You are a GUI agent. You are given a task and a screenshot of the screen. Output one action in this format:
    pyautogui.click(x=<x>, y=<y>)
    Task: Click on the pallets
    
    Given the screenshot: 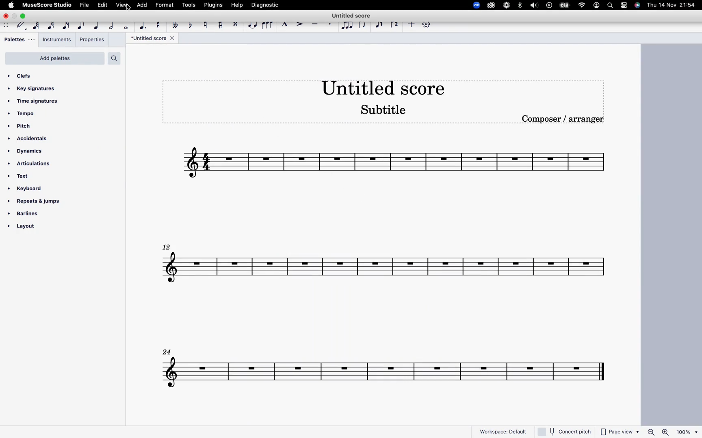 What is the action you would take?
    pyautogui.click(x=19, y=39)
    